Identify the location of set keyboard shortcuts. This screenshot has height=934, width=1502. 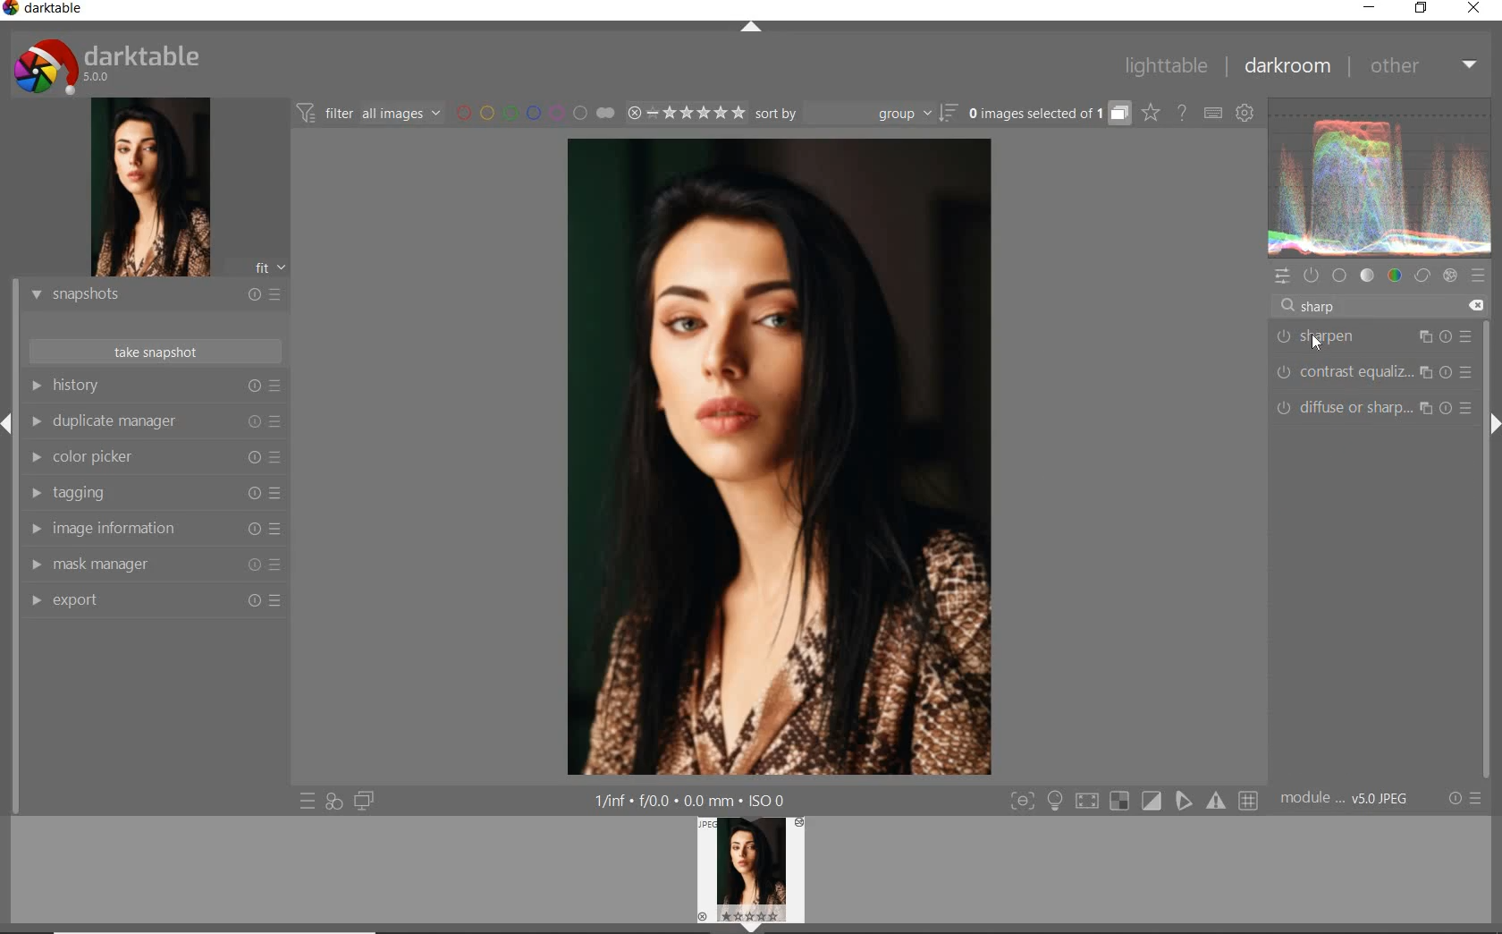
(1214, 115).